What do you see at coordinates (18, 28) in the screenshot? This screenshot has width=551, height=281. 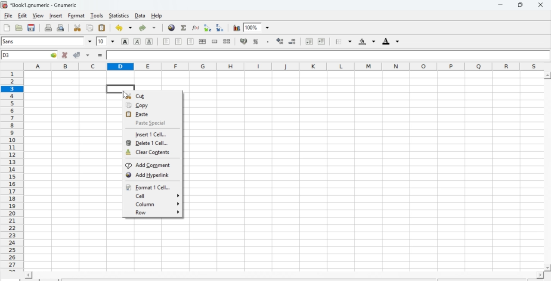 I see `Open a file` at bounding box center [18, 28].